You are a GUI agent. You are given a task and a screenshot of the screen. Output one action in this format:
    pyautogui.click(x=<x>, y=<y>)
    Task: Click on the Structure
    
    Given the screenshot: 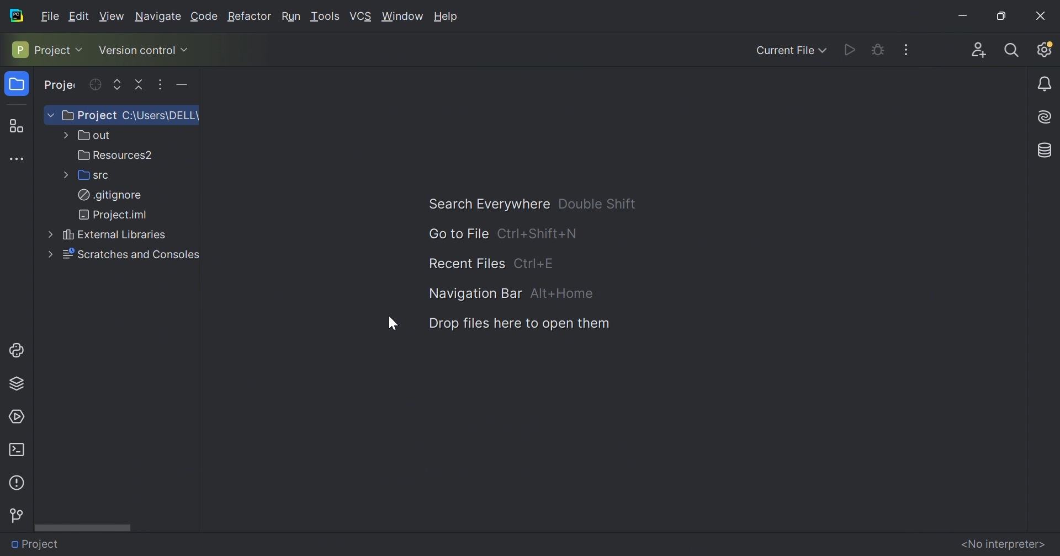 What is the action you would take?
    pyautogui.click(x=15, y=124)
    